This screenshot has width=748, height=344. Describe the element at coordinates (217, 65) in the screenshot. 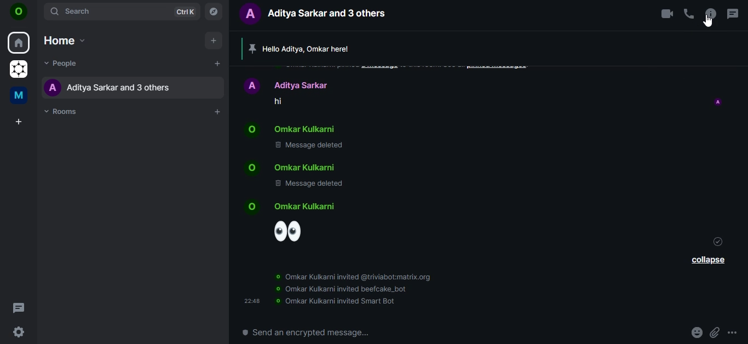

I see `add` at that location.